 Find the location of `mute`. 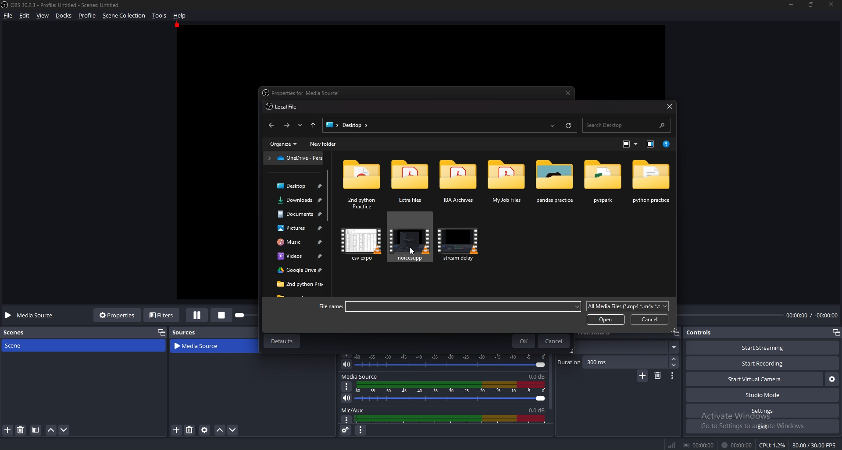

mute is located at coordinates (346, 398).